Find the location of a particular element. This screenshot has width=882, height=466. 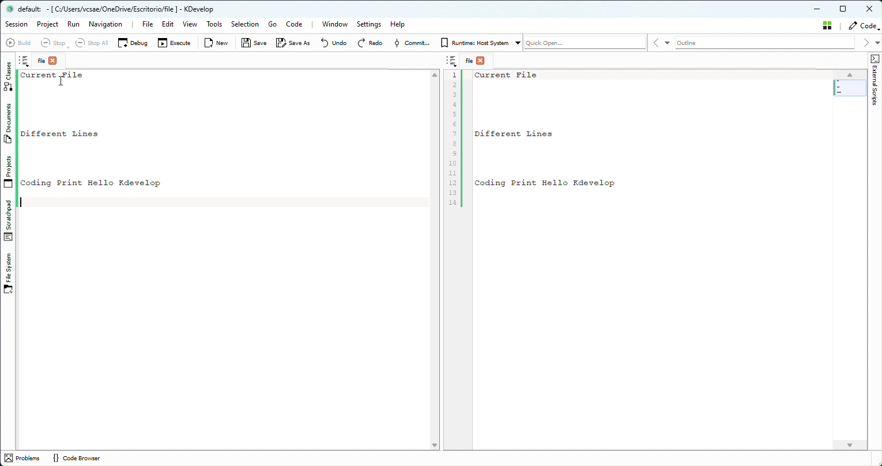

Save as is located at coordinates (293, 43).